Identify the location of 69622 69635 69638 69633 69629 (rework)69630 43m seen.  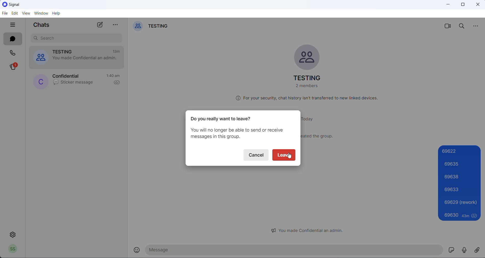
(459, 182).